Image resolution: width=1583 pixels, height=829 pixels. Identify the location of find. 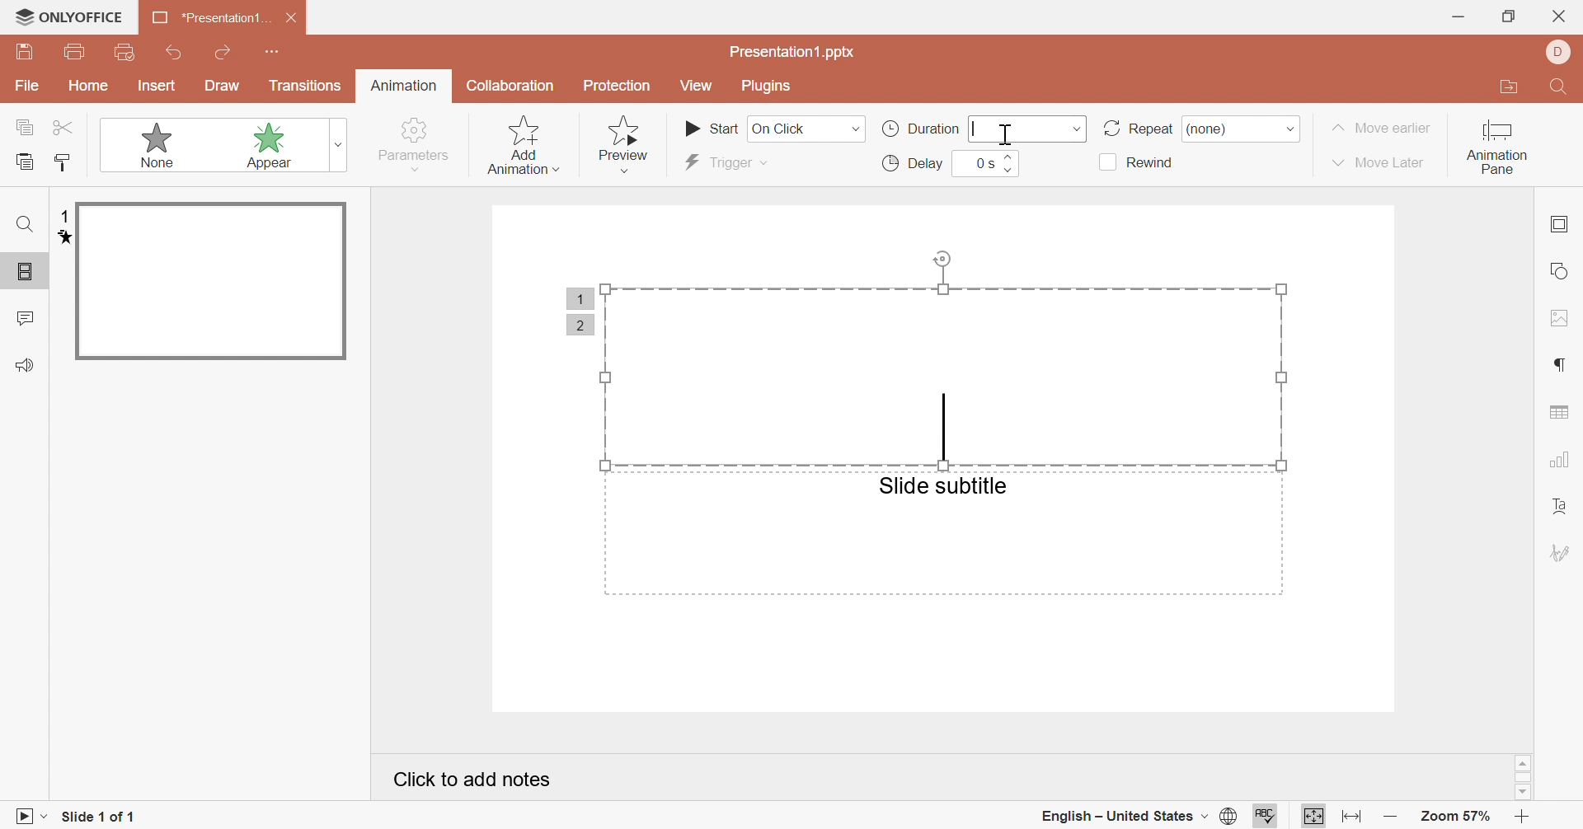
(27, 223).